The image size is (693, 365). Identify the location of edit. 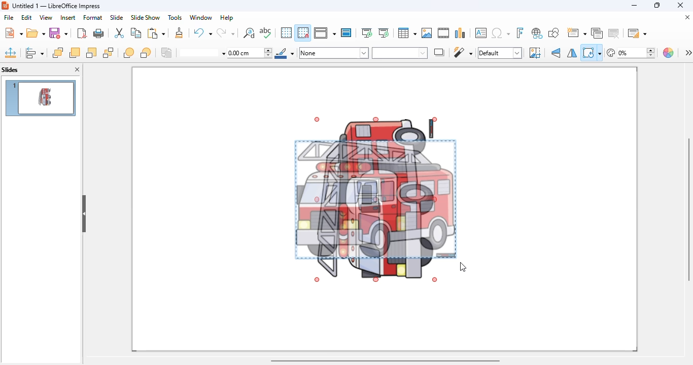
(26, 17).